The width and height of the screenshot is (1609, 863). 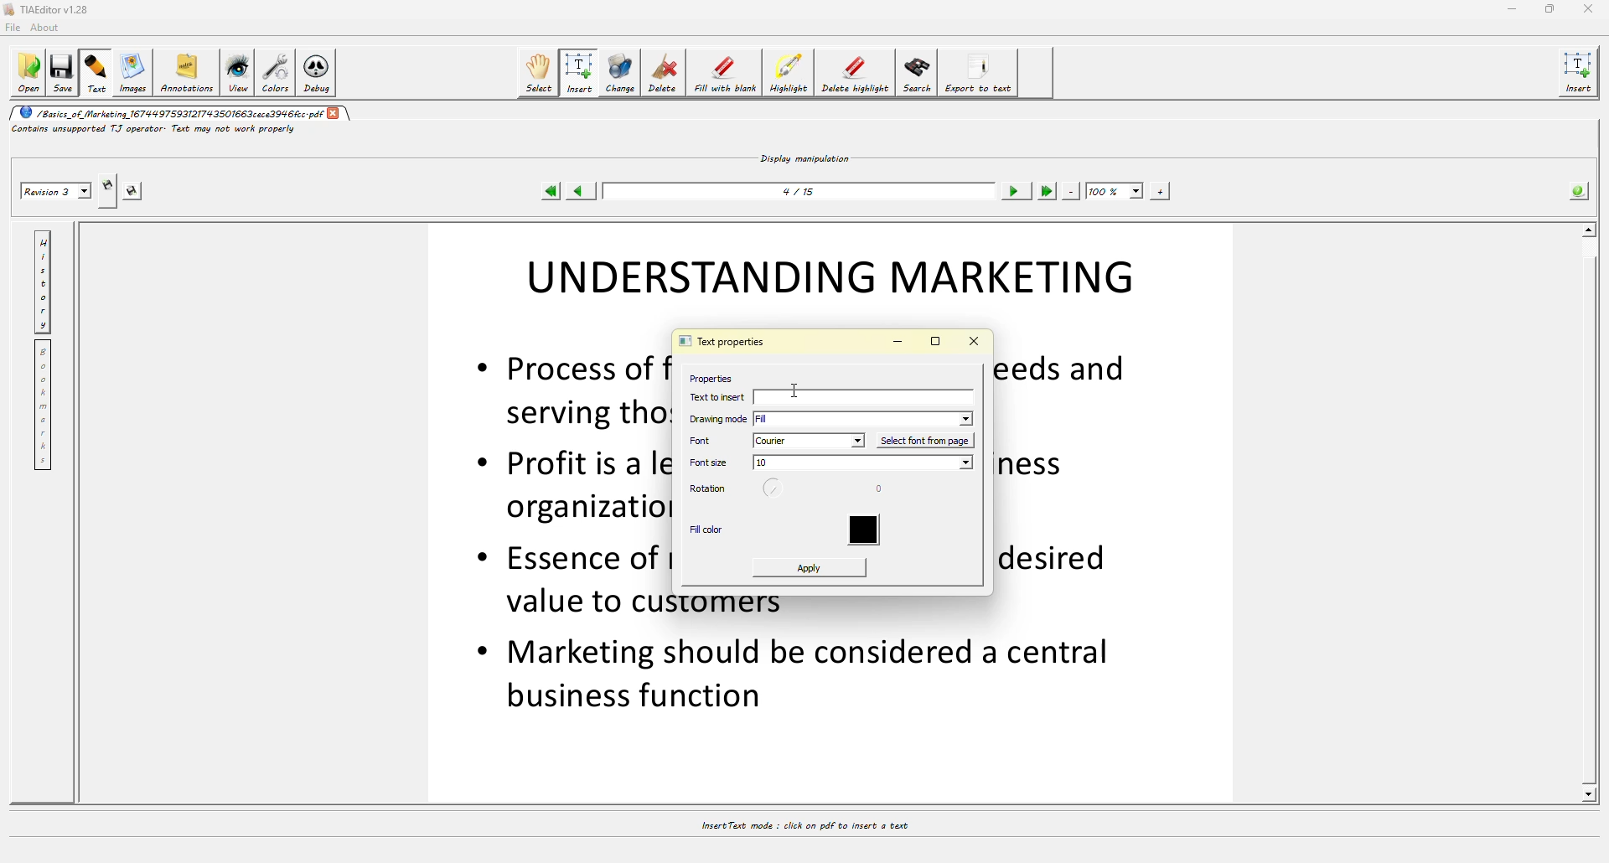 I want to click on size, so click(x=862, y=464).